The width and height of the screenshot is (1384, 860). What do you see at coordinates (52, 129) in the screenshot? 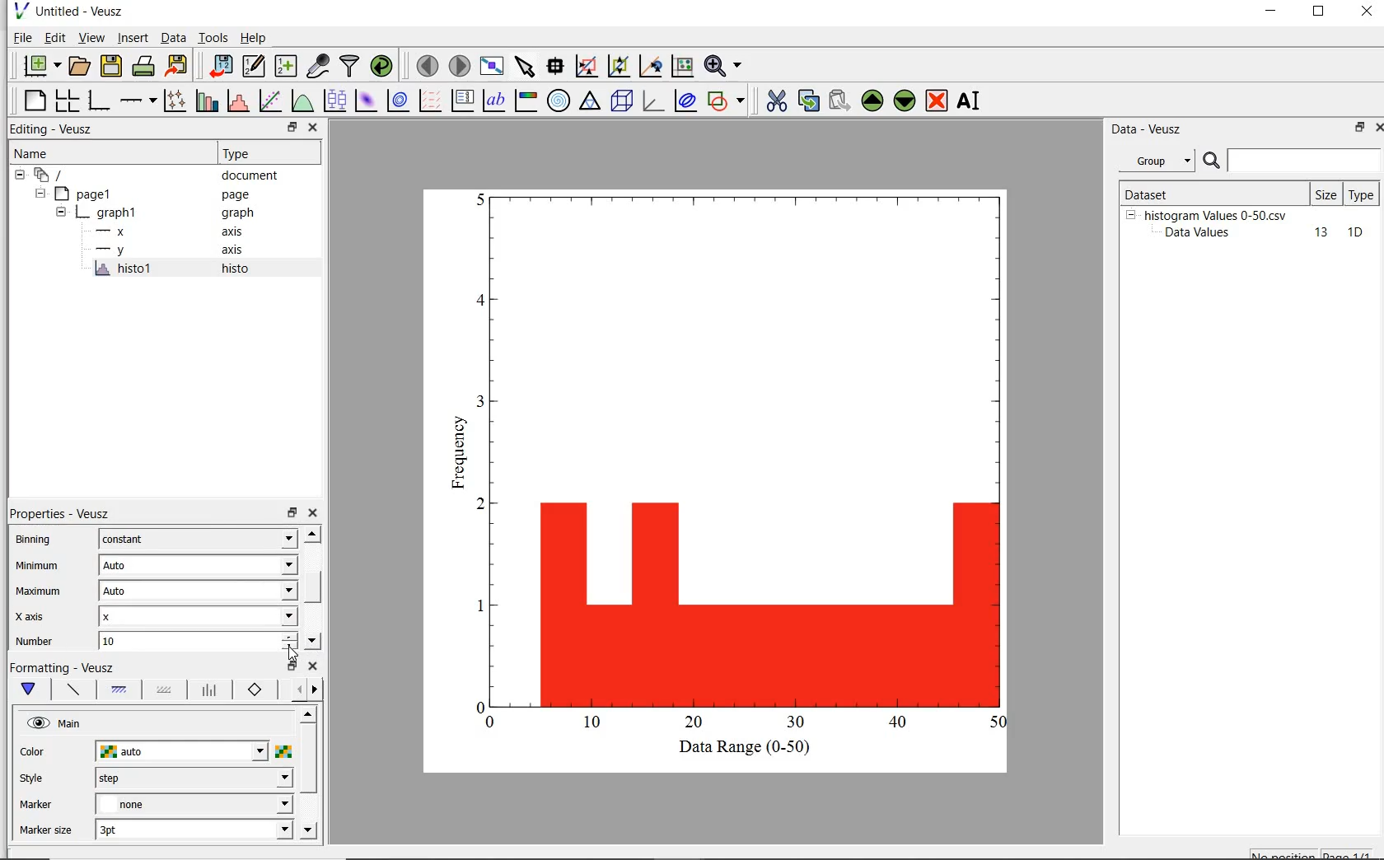
I see `editing-veusz` at bounding box center [52, 129].